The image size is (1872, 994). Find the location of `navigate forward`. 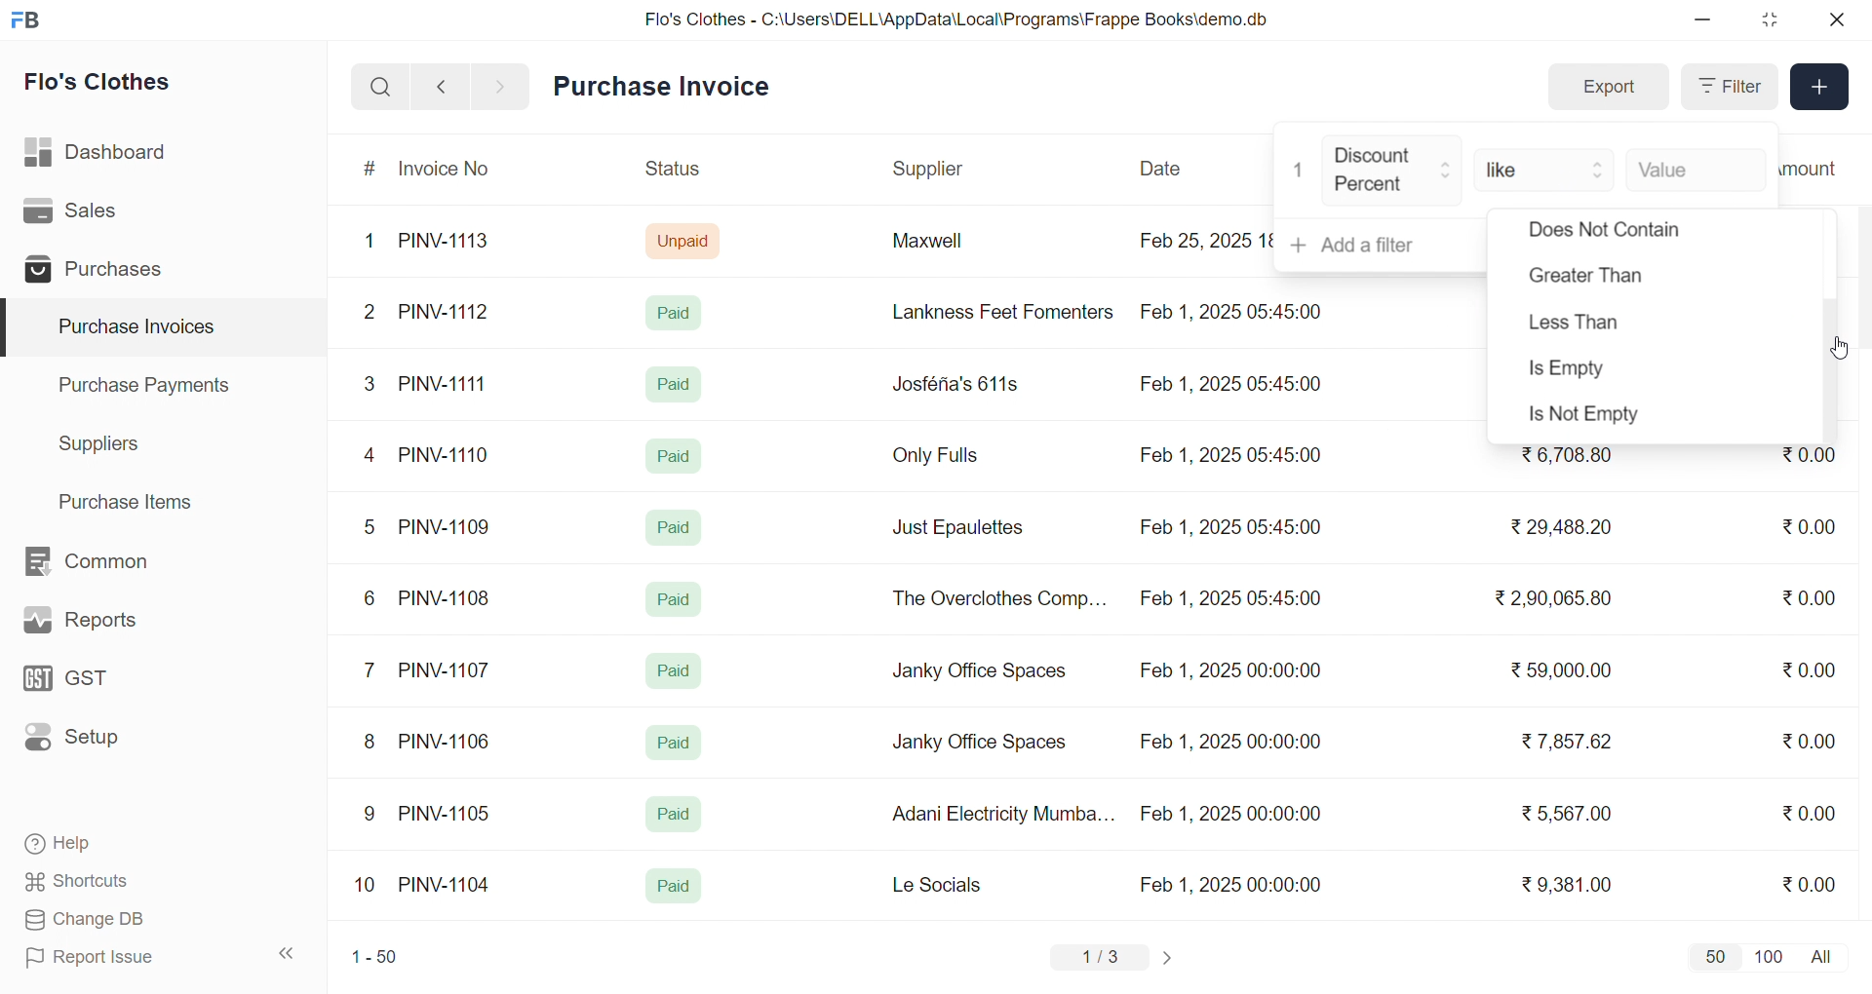

navigate forward is located at coordinates (502, 85).